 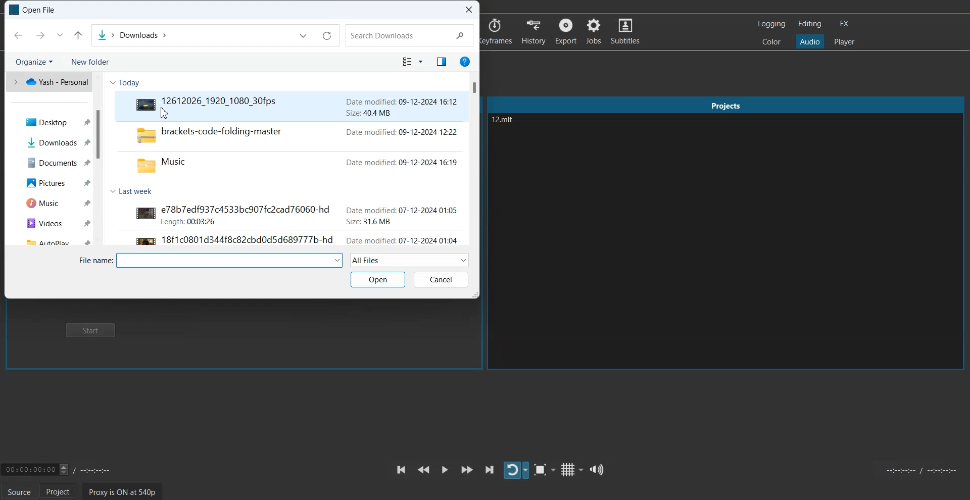 I want to click on Go forward, so click(x=38, y=35).